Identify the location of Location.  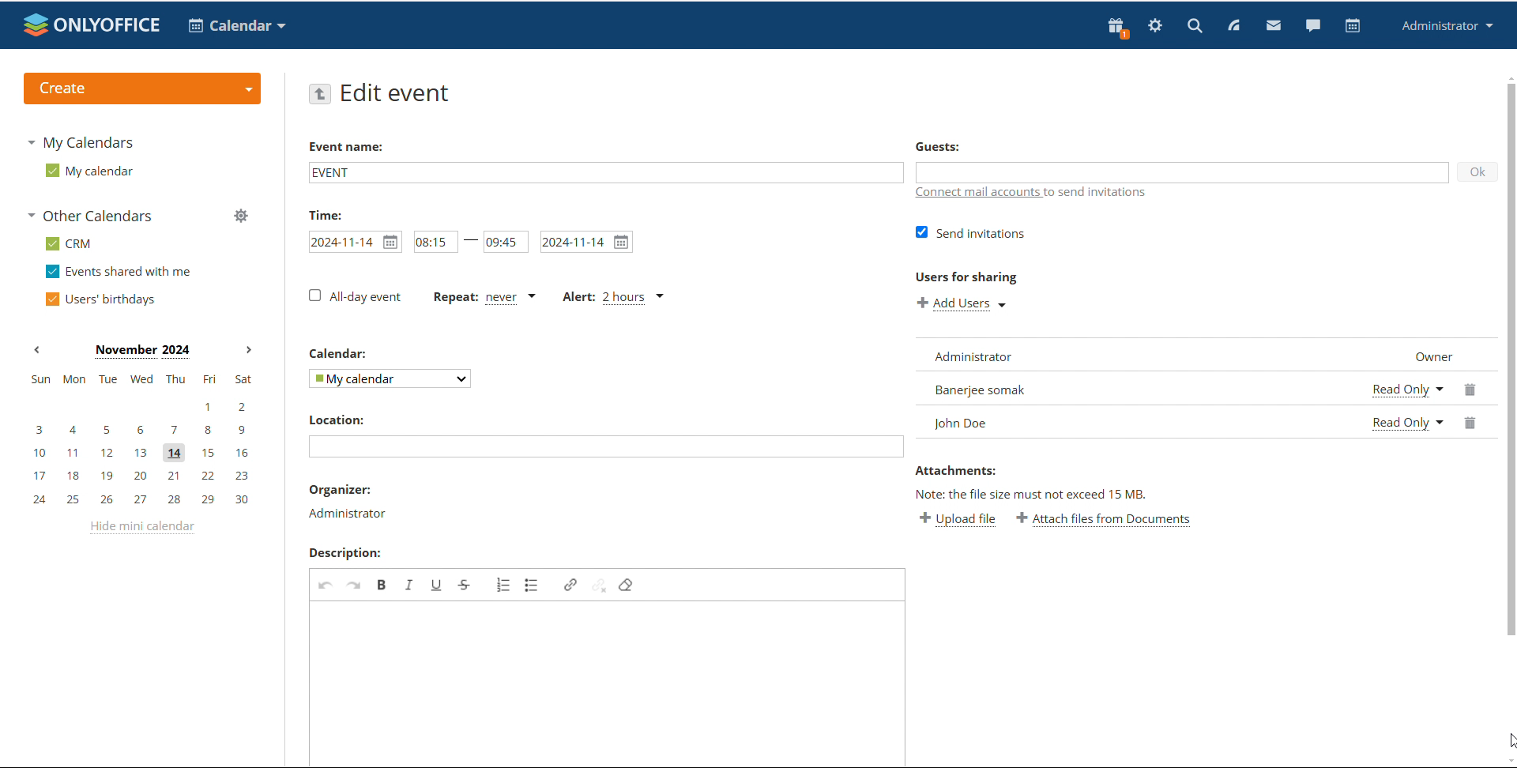
(341, 419).